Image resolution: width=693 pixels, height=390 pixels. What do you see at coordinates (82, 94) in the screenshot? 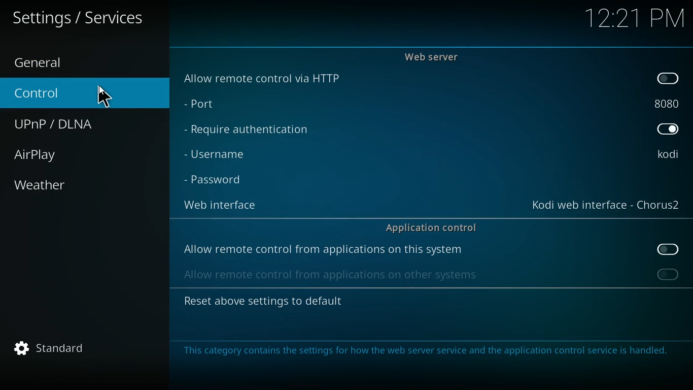
I see `control` at bounding box center [82, 94].